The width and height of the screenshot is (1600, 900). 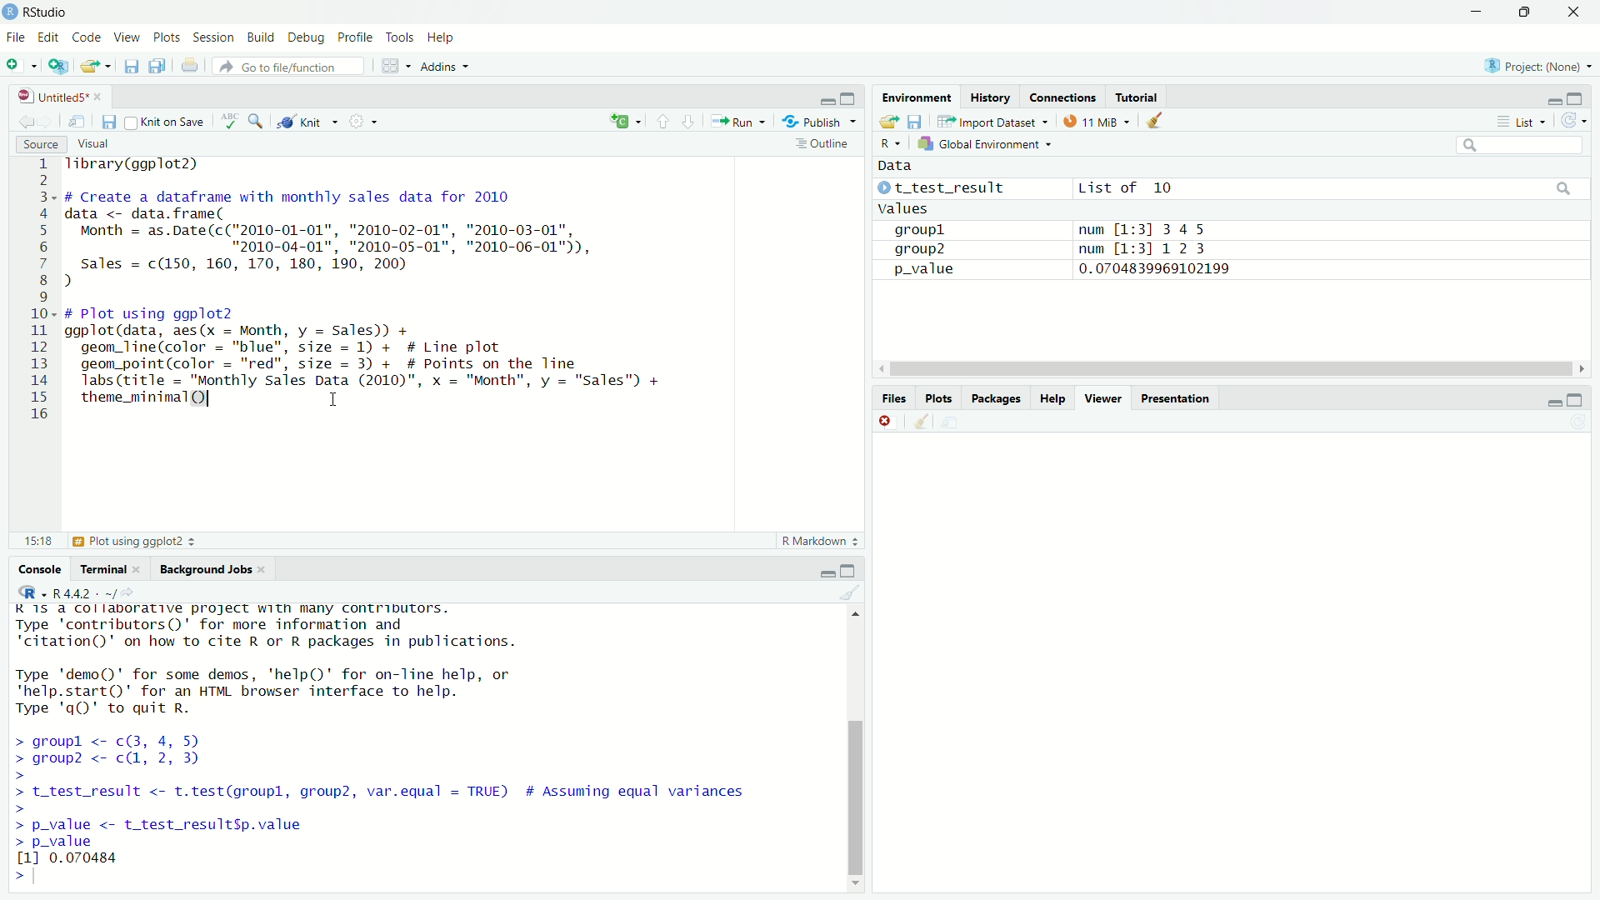 I want to click on  Knit , so click(x=309, y=121).